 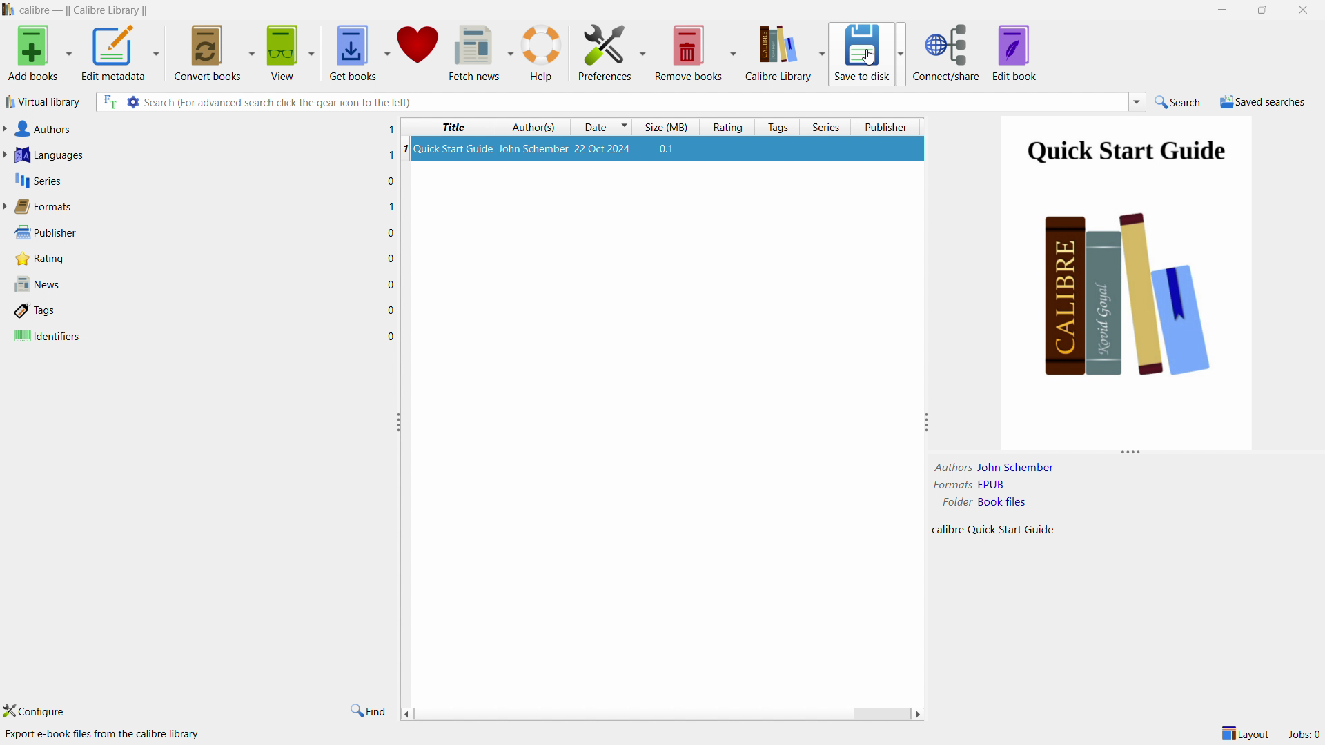 I want to click on Authors, so click(x=952, y=468).